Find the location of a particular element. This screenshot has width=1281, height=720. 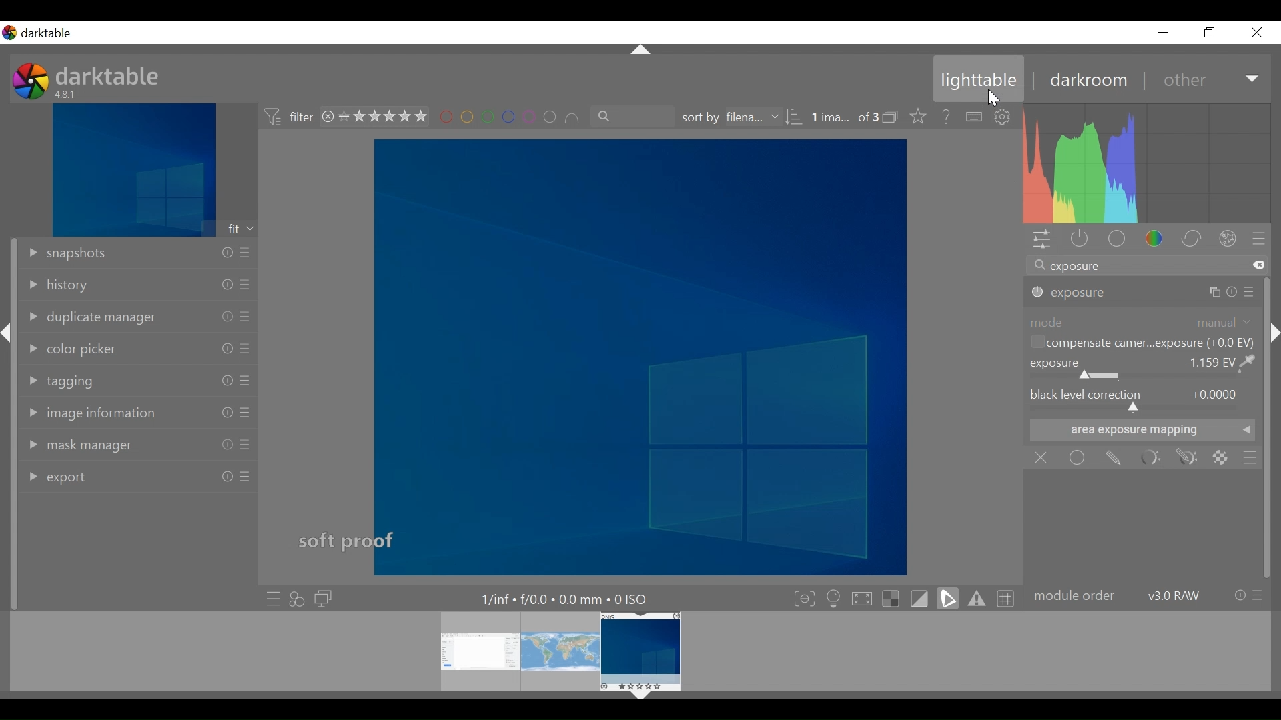

info is located at coordinates (228, 413).